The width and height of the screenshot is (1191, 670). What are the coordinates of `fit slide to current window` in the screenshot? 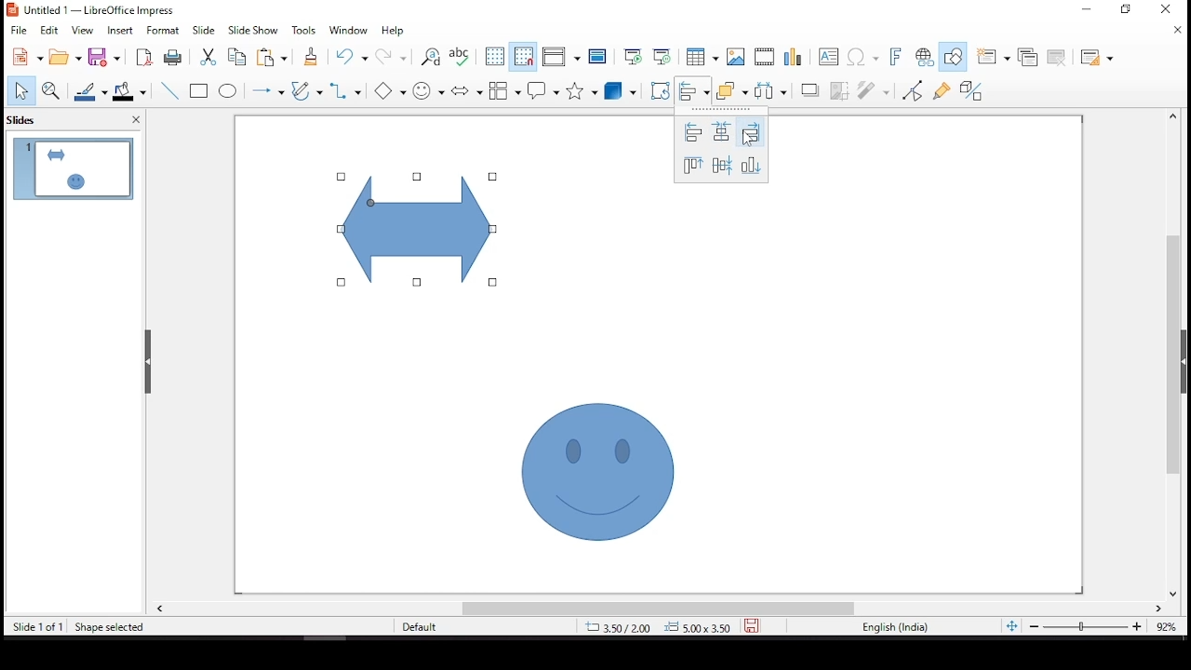 It's located at (1010, 625).